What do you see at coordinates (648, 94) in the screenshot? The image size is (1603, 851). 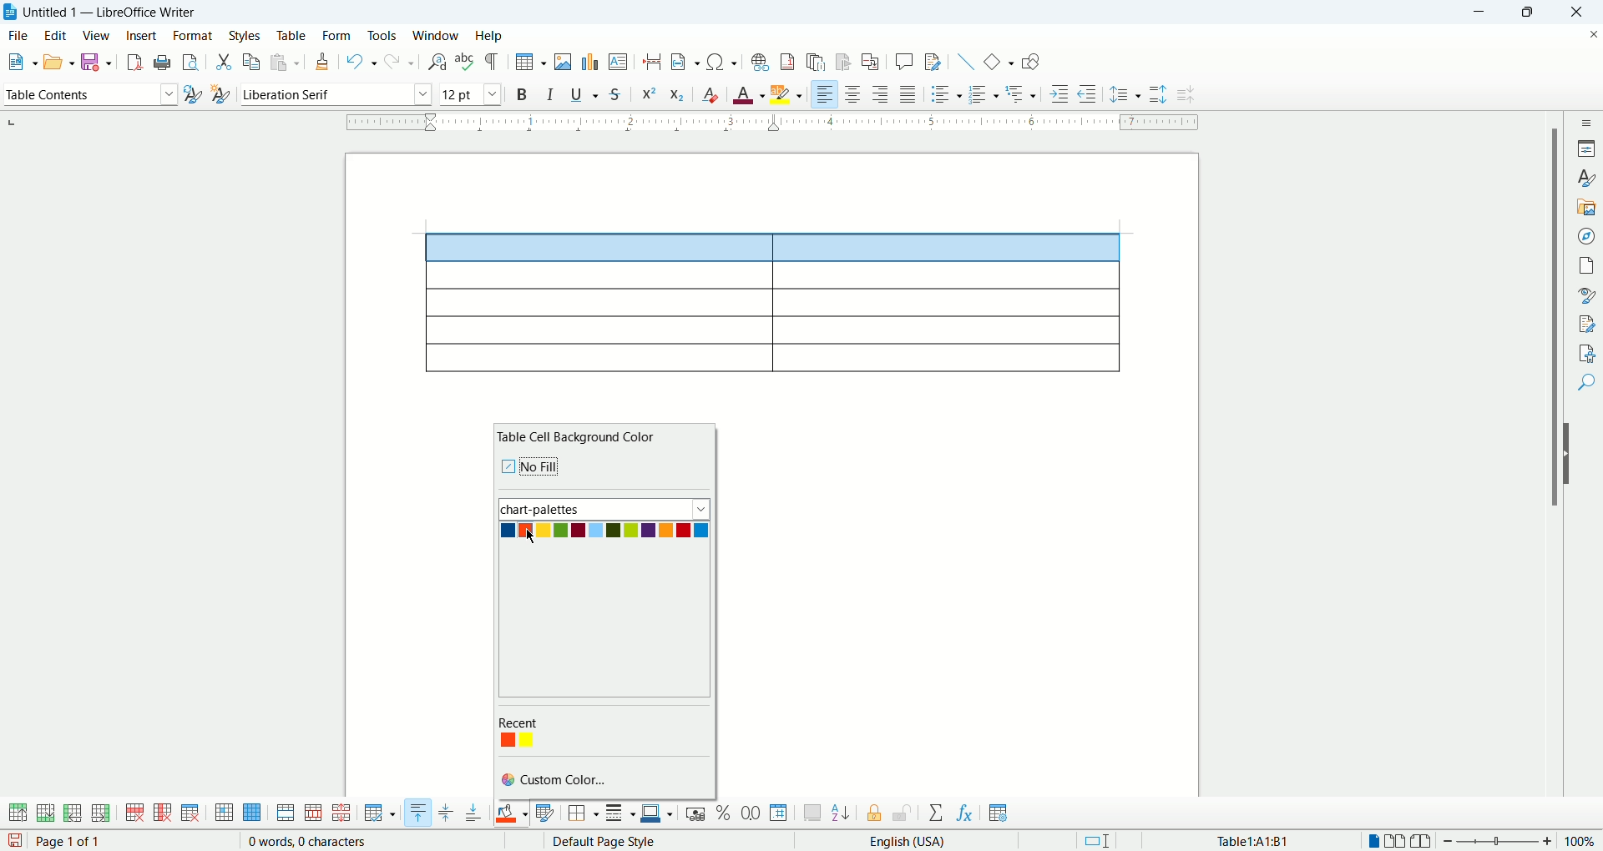 I see `superscript` at bounding box center [648, 94].